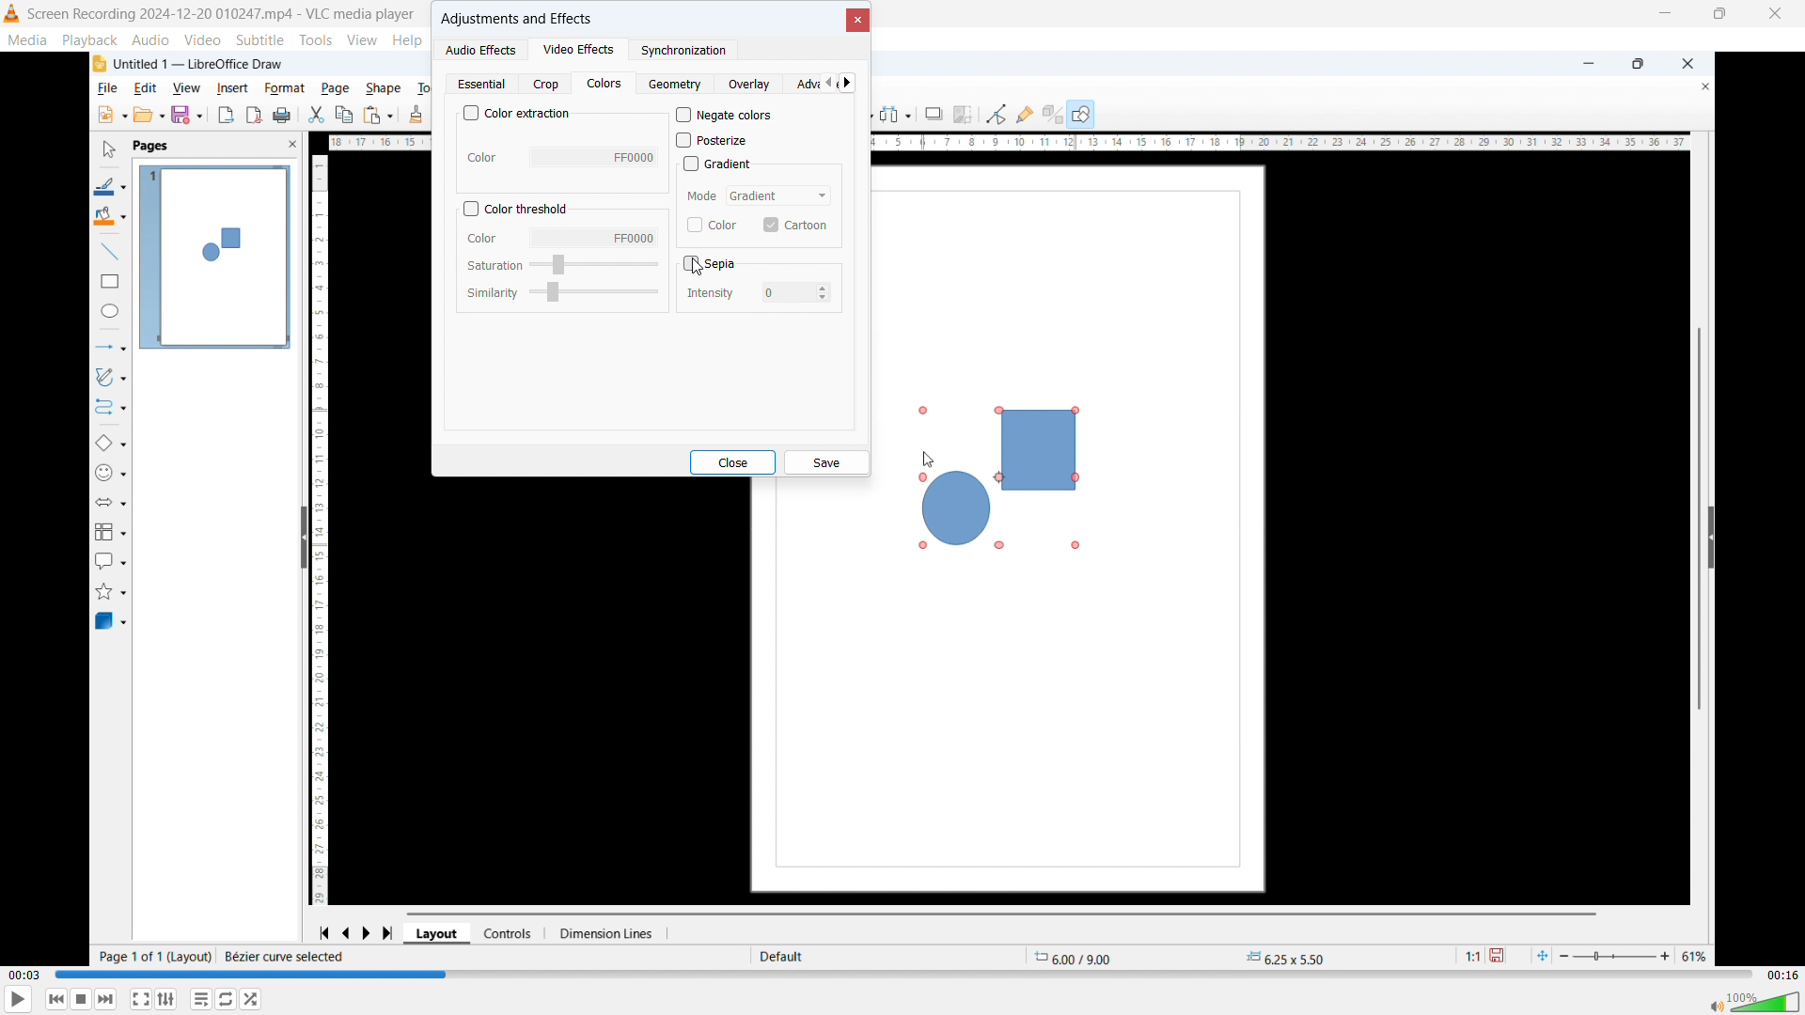 This screenshot has width=1805, height=1015. What do you see at coordinates (796, 225) in the screenshot?
I see `Cartoon ` at bounding box center [796, 225].